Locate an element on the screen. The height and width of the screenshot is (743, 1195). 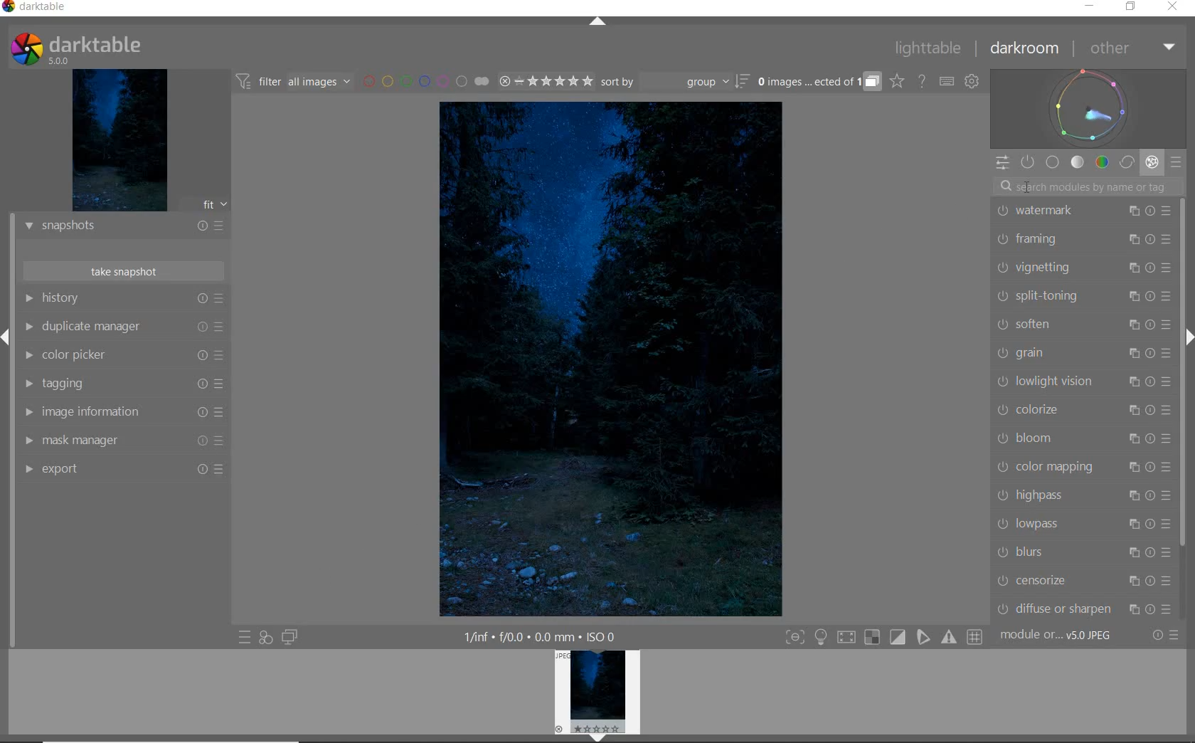
SOFTEN is located at coordinates (1083, 325).